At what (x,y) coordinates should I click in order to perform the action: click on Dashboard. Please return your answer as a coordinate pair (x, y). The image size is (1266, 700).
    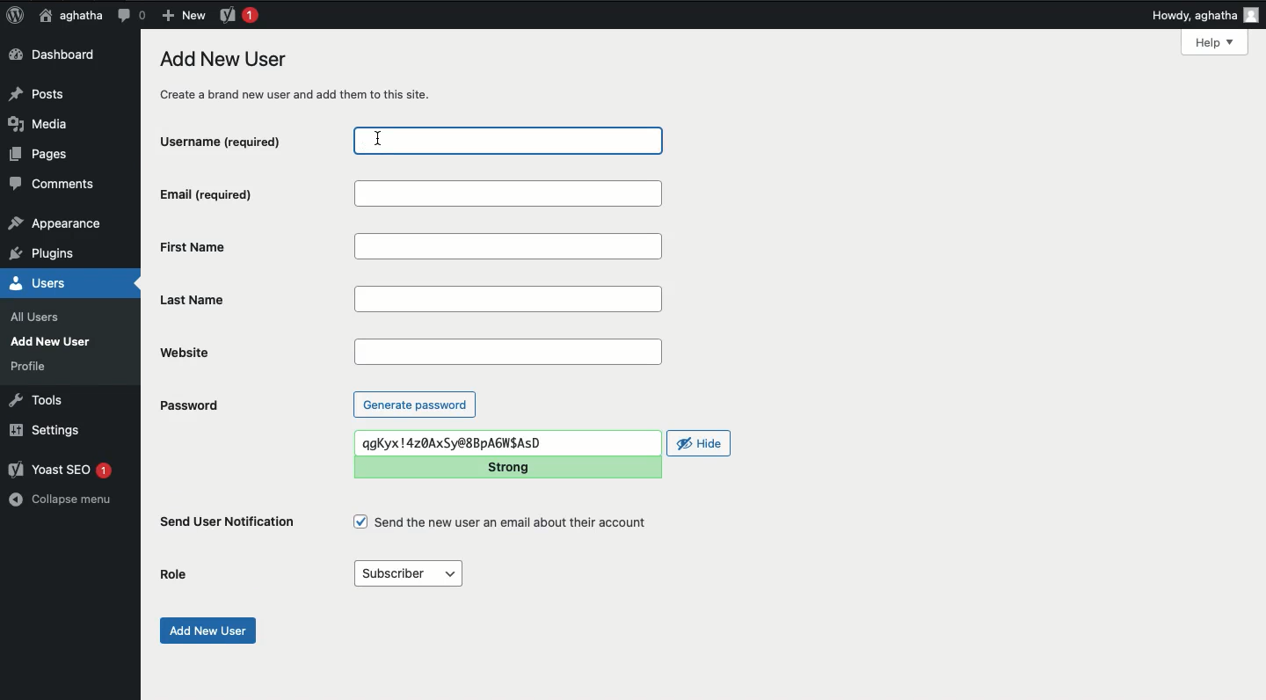
    Looking at the image, I should click on (57, 55).